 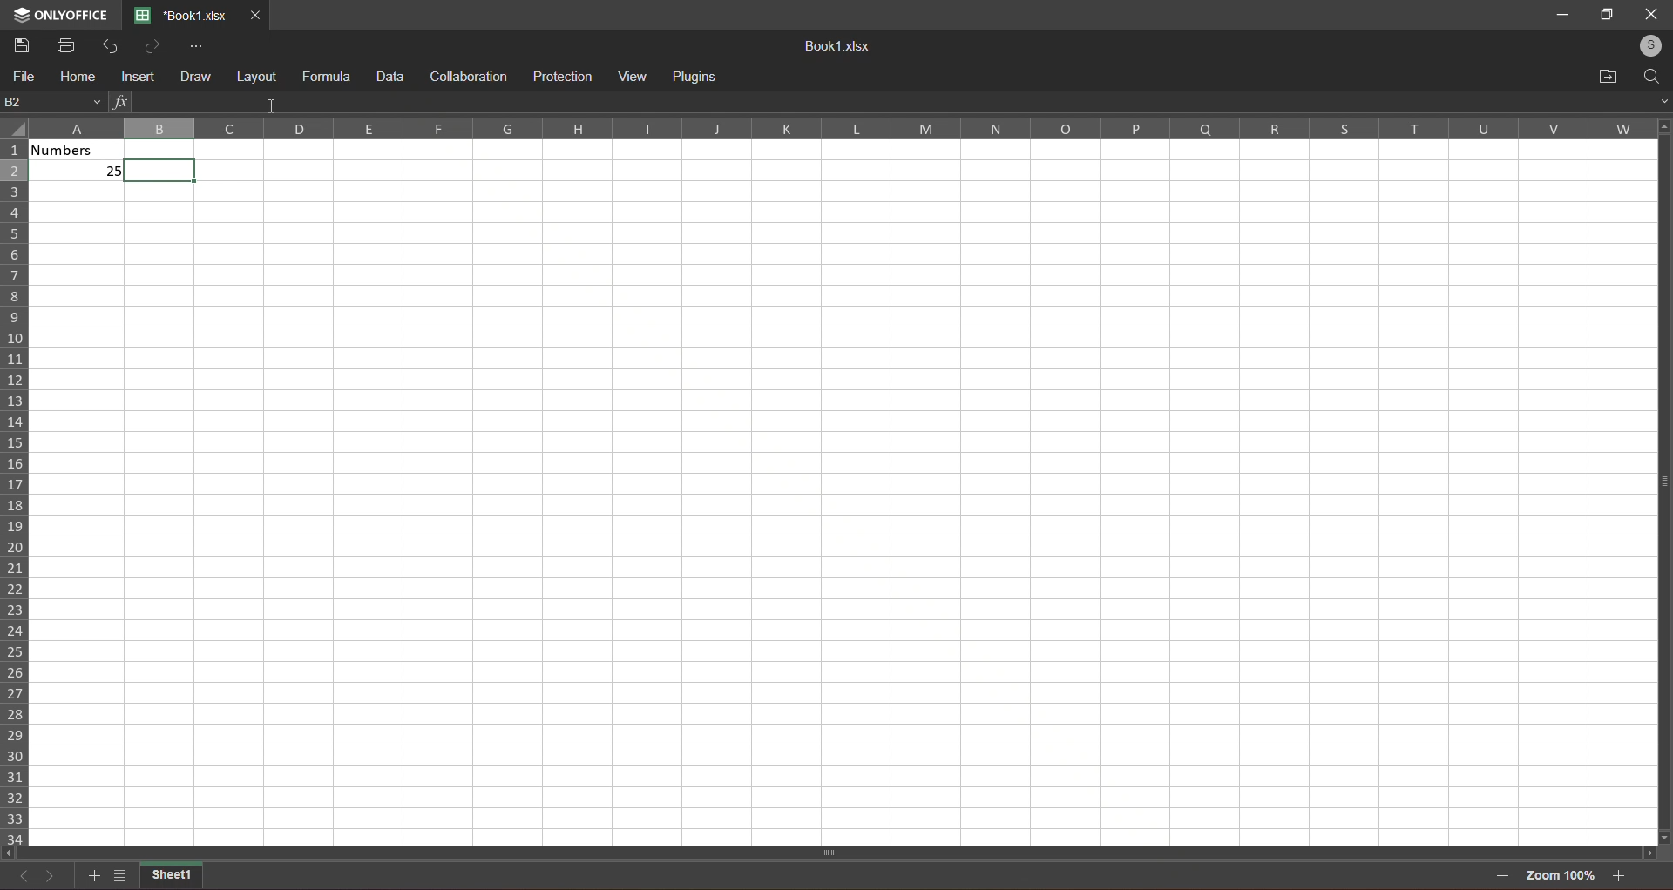 I want to click on scroll left, so click(x=14, y=849).